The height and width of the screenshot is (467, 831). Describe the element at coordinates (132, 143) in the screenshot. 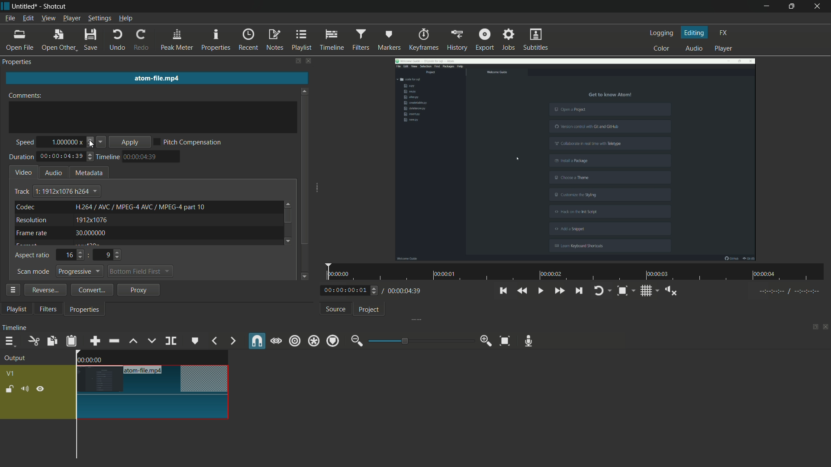

I see `apply` at that location.